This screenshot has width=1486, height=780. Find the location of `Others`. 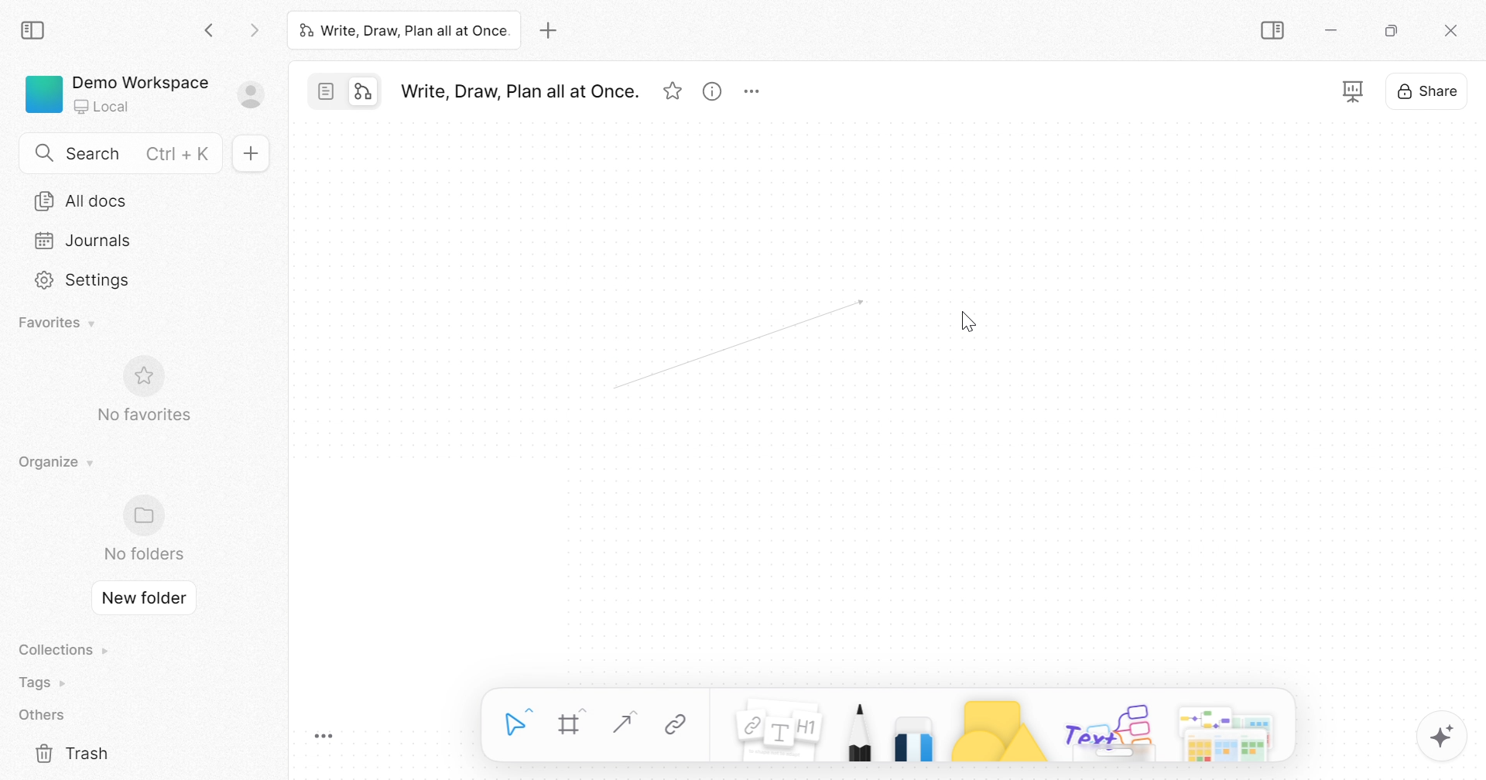

Others is located at coordinates (1110, 730).